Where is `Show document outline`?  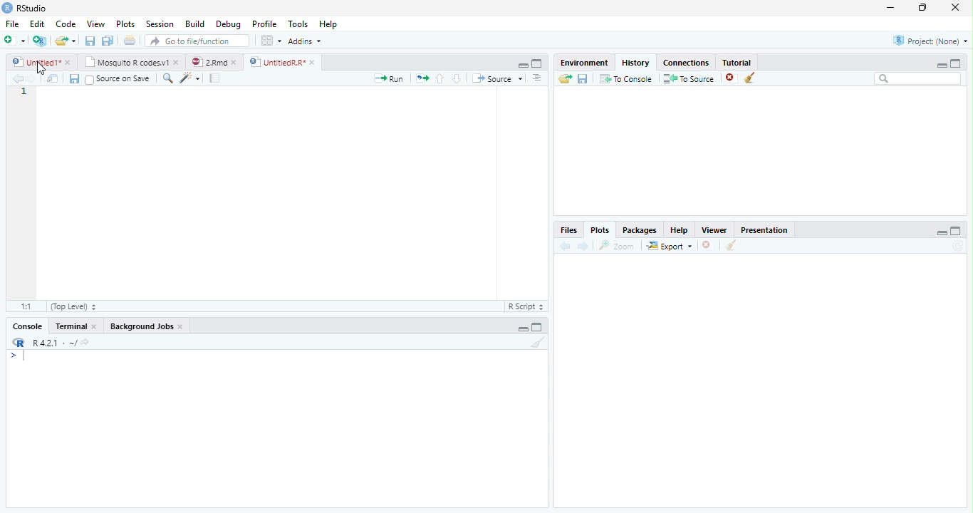
Show document outline is located at coordinates (536, 77).